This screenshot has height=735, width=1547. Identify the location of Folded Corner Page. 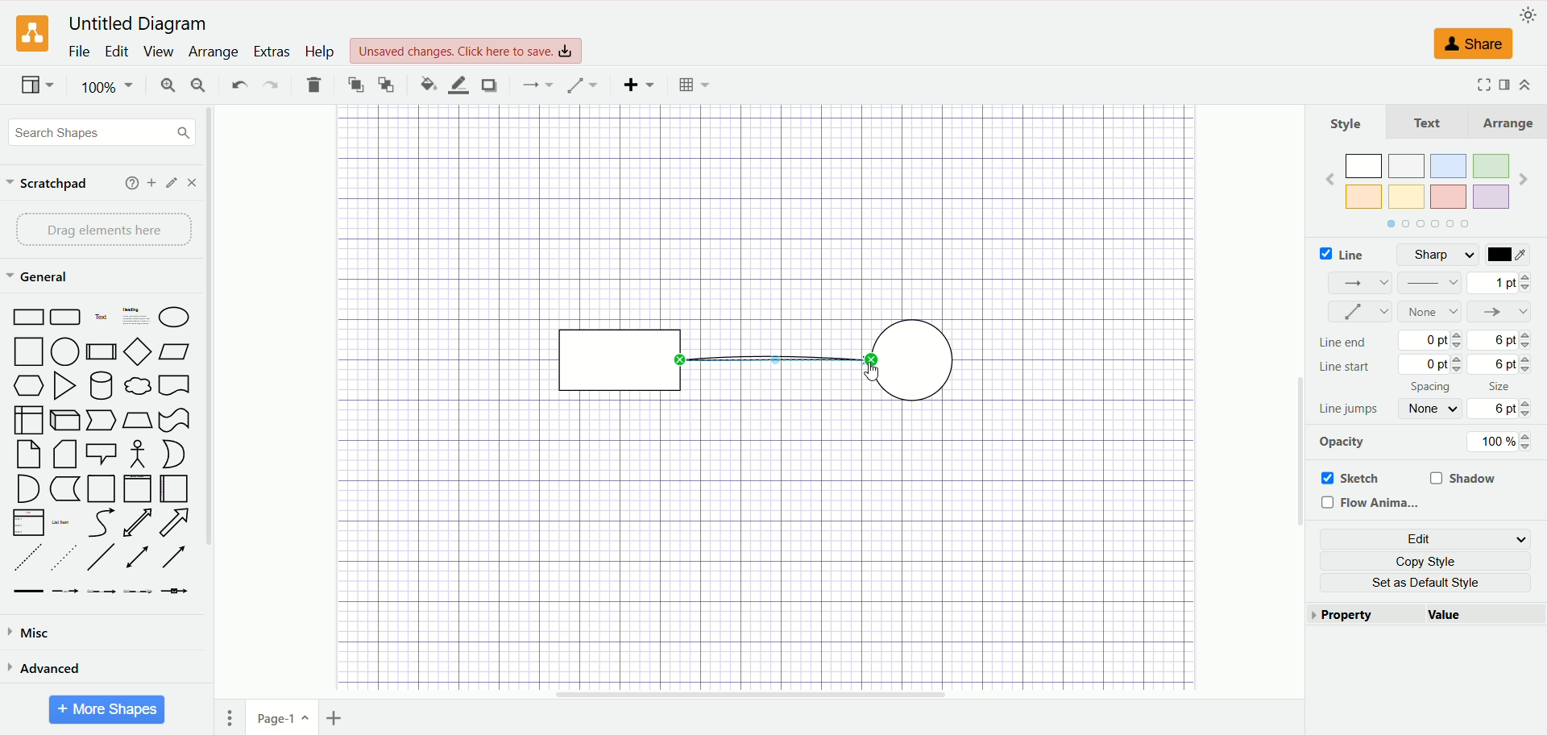
(64, 454).